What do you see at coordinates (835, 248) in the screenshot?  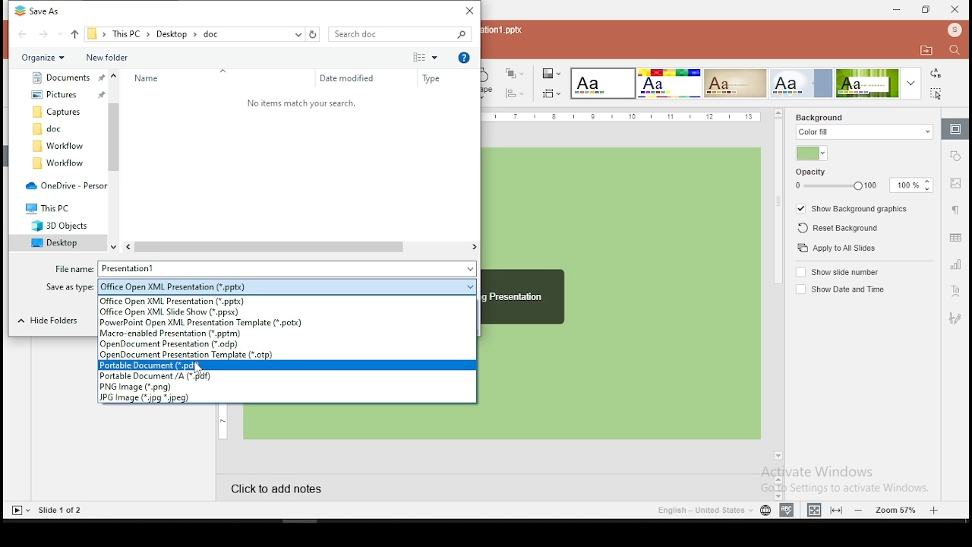 I see `apply to all slides` at bounding box center [835, 248].